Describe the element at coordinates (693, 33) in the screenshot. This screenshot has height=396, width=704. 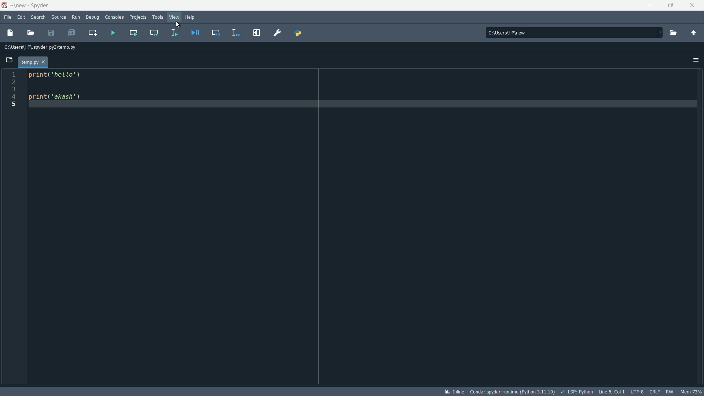
I see `change to parent directory` at that location.